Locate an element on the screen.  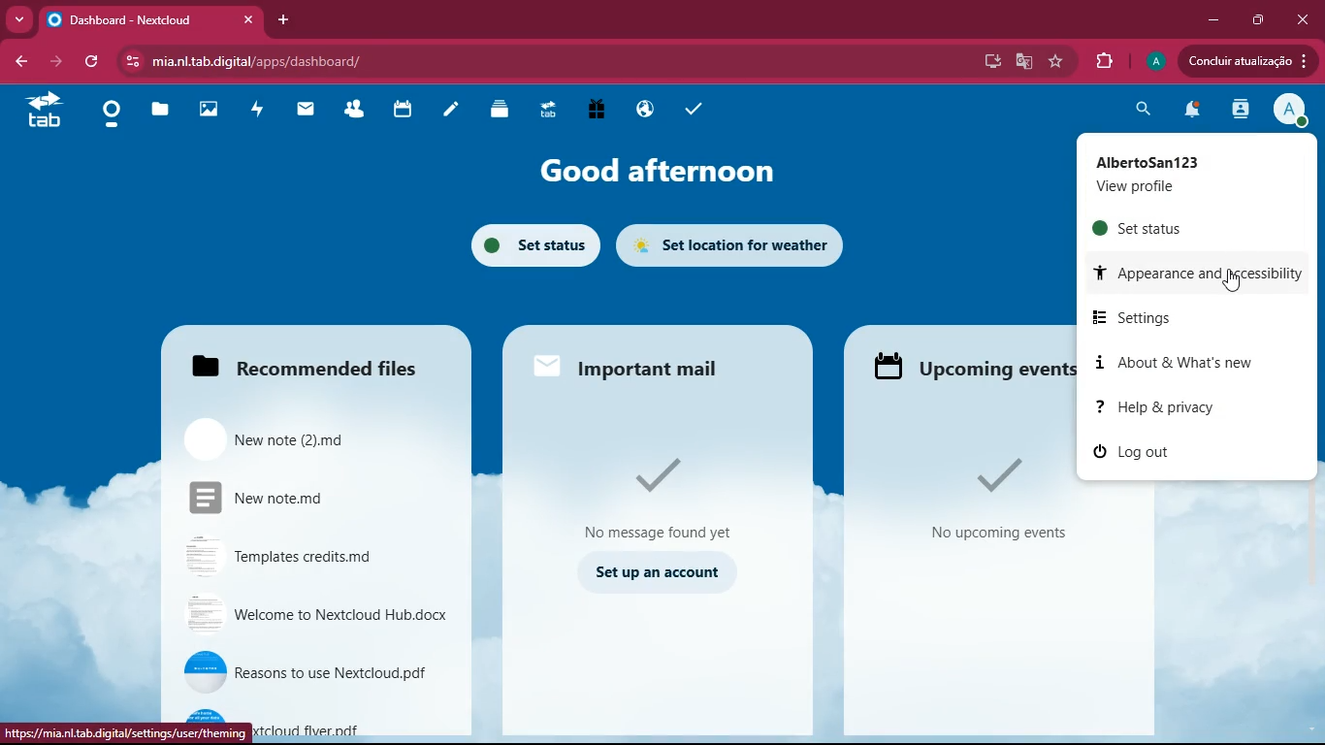
mia.nl.tab.digital/apps/dashboard/ is located at coordinates (257, 63).